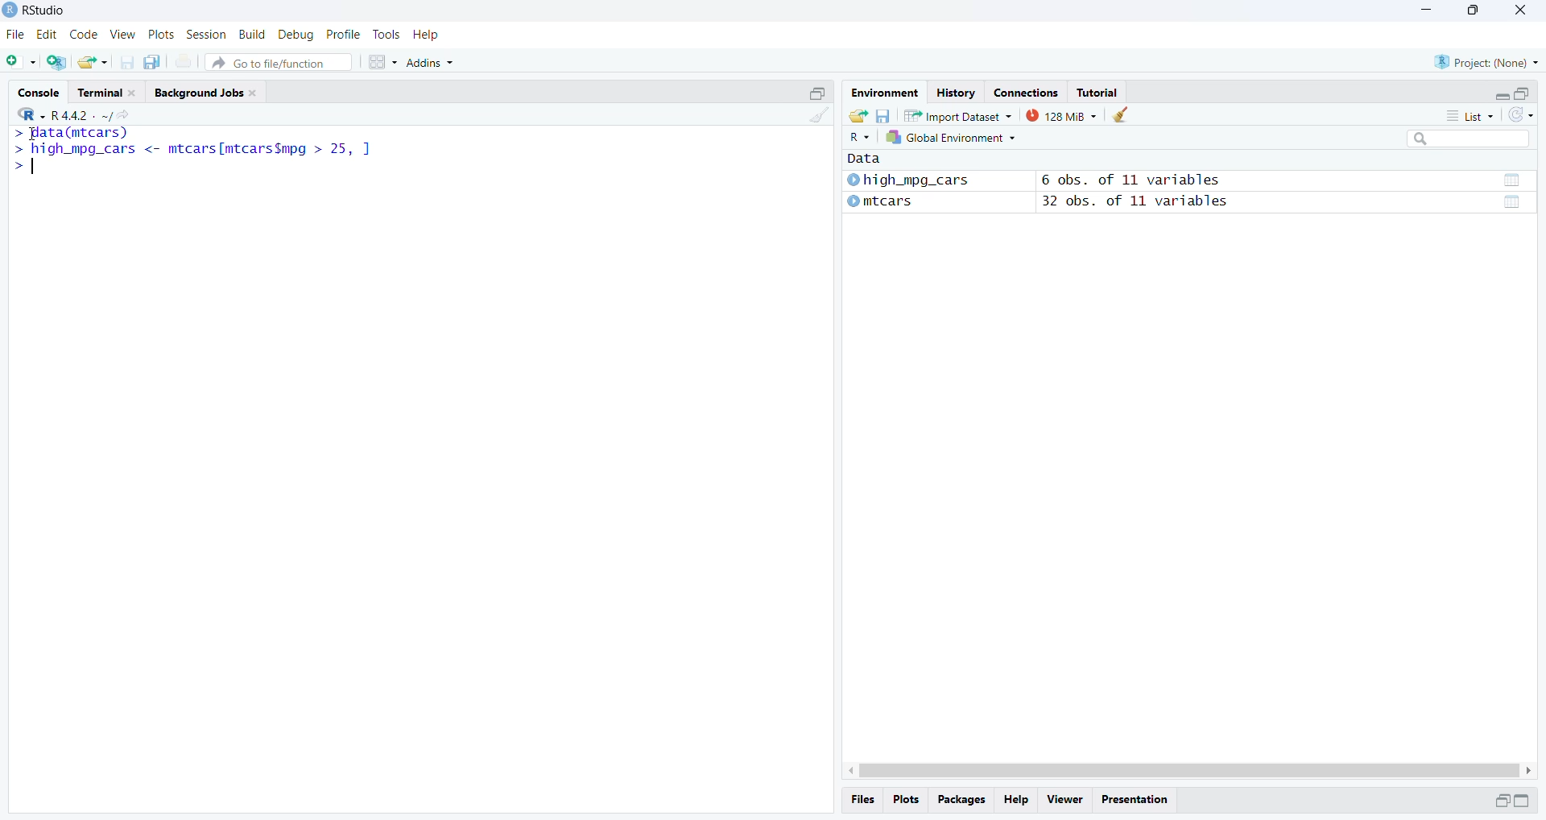 This screenshot has width=1546, height=820. Describe the element at coordinates (1501, 802) in the screenshot. I see `minimize` at that location.